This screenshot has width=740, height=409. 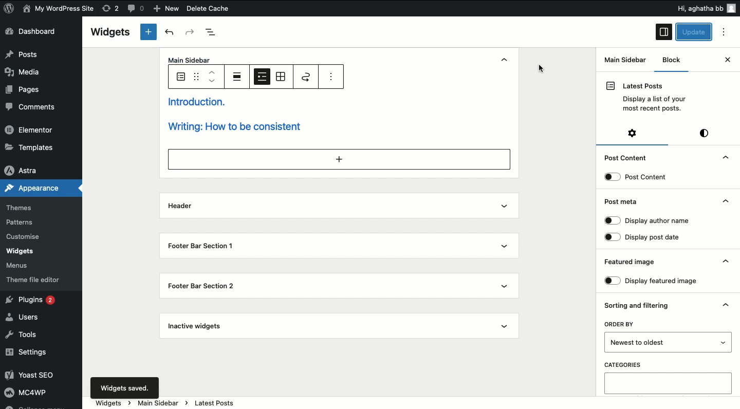 What do you see at coordinates (197, 76) in the screenshot?
I see `Drag` at bounding box center [197, 76].